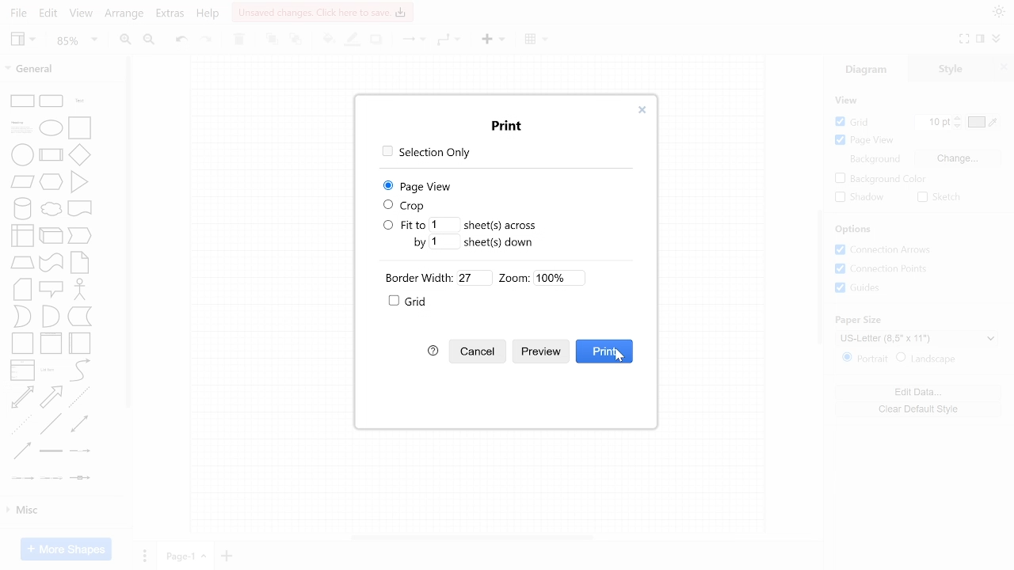 This screenshot has width=1014, height=570. What do you see at coordinates (997, 38) in the screenshot?
I see `collapse` at bounding box center [997, 38].